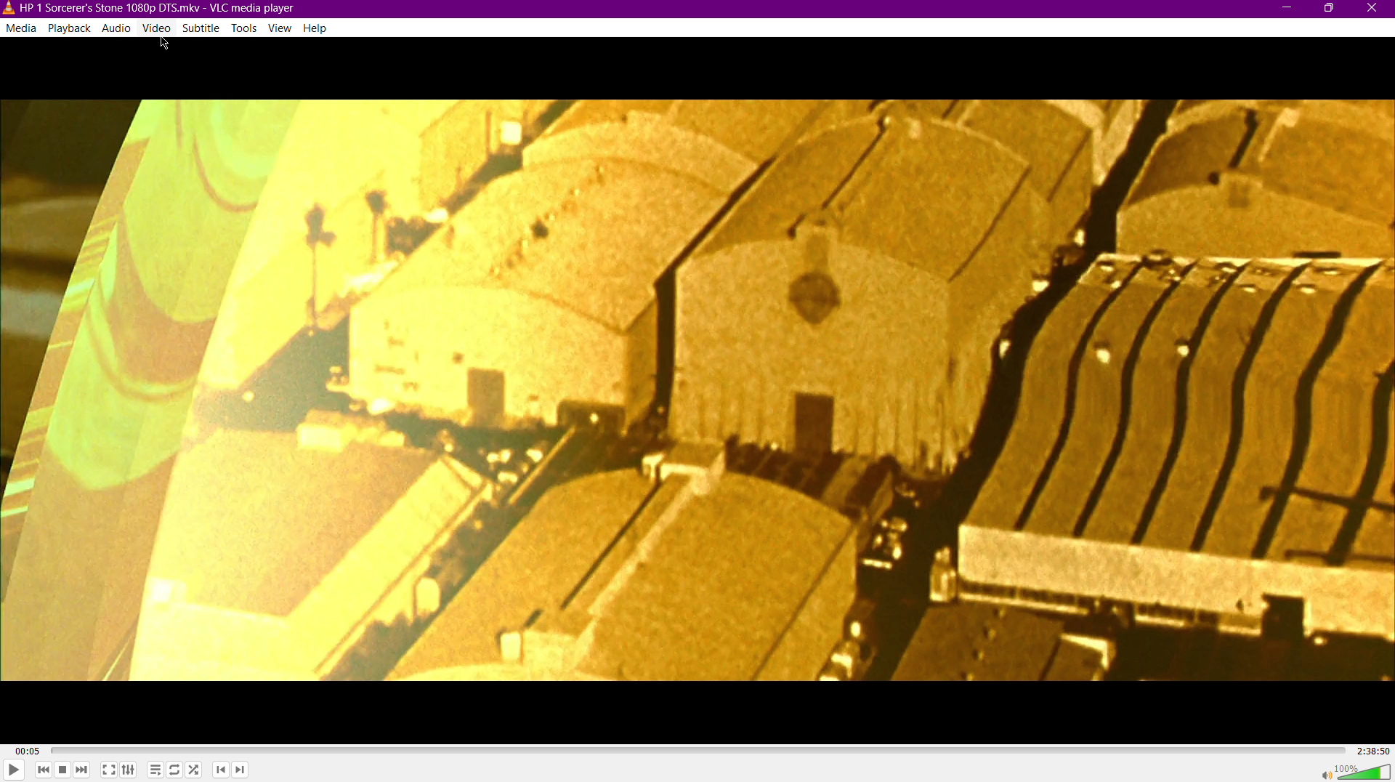 This screenshot has height=782, width=1395. Describe the element at coordinates (222, 770) in the screenshot. I see `Previous Chapter` at that location.